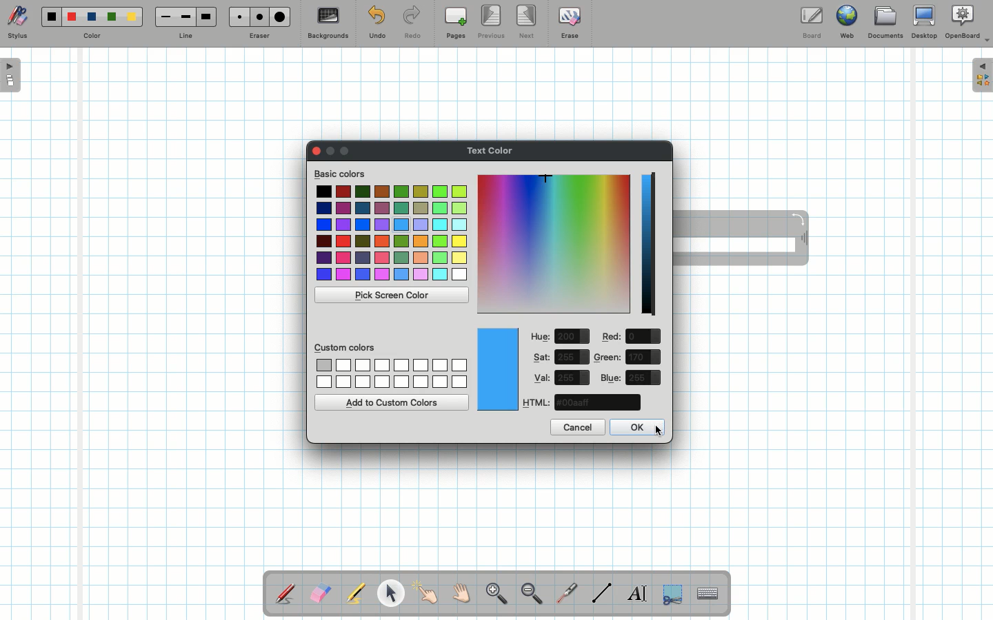  Describe the element at coordinates (462, 595) in the screenshot. I see `Grab` at that location.